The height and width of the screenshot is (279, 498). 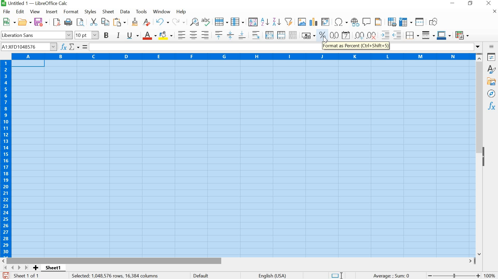 I want to click on Styles, so click(x=491, y=70).